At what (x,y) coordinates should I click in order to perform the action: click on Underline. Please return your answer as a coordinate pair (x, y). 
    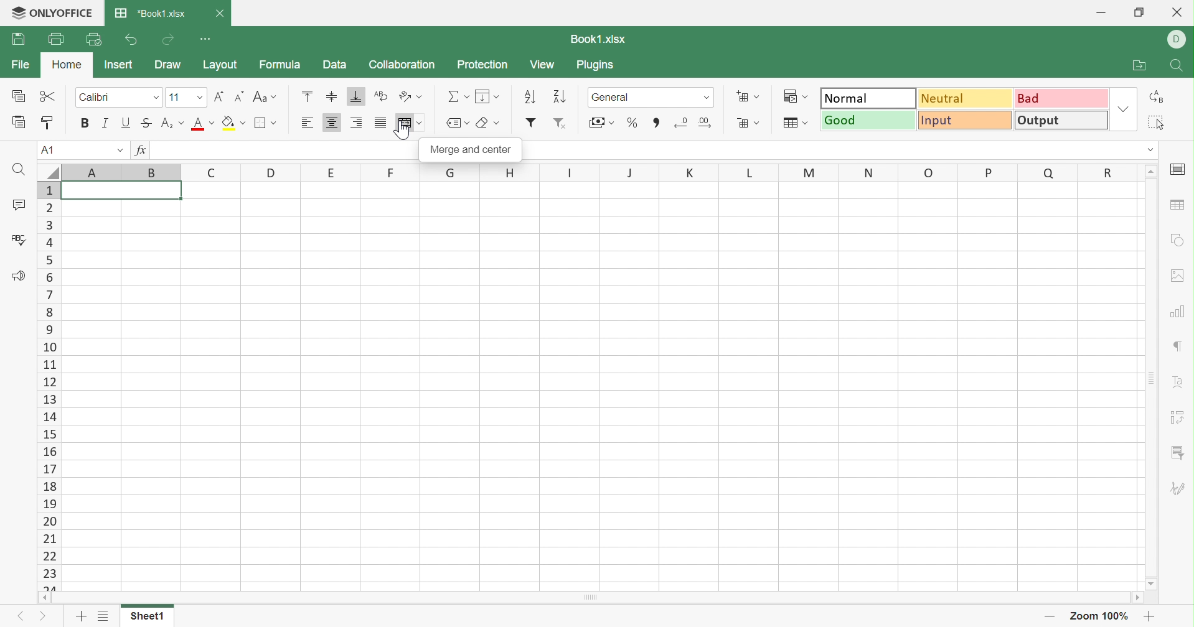
    Looking at the image, I should click on (126, 124).